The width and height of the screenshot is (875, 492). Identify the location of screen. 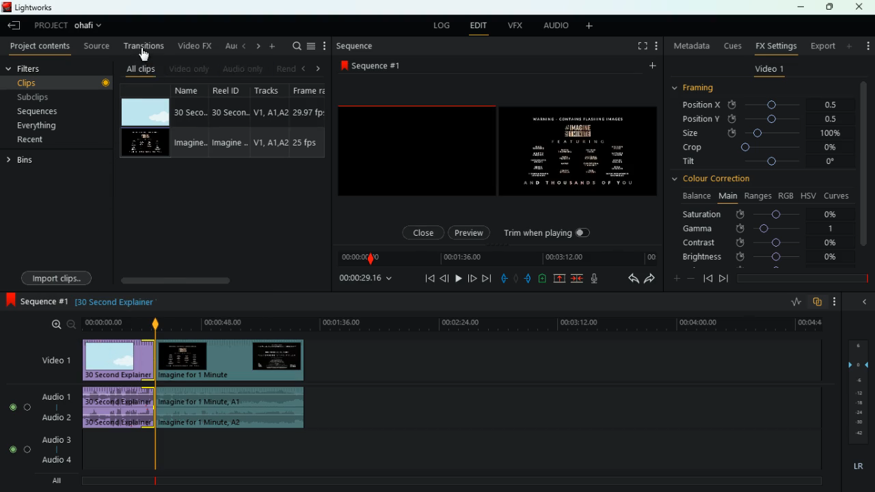
(497, 151).